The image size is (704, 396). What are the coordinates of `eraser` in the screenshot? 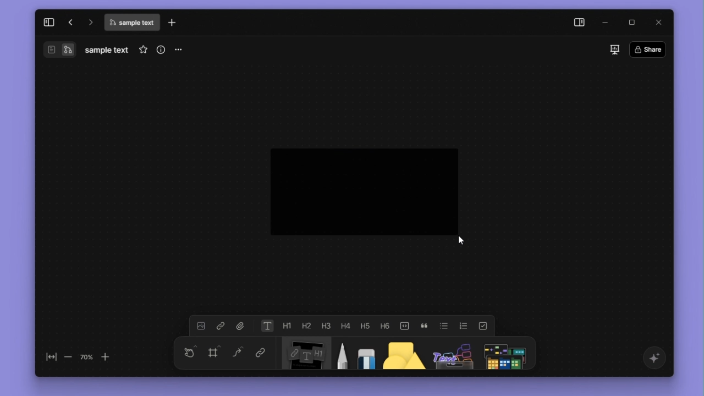 It's located at (364, 354).